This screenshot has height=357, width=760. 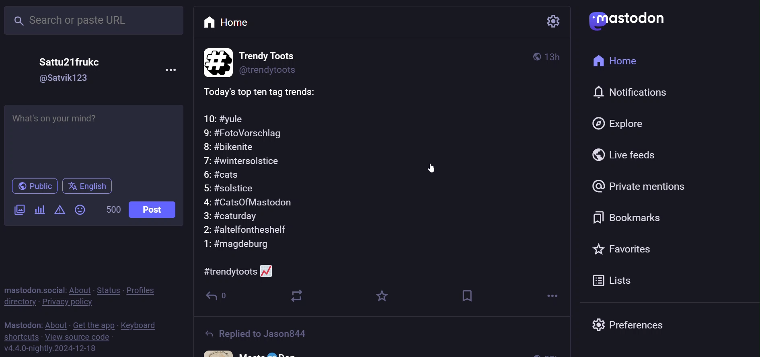 What do you see at coordinates (60, 349) in the screenshot?
I see `Vv4.4.0-nightly.2024-12-18` at bounding box center [60, 349].